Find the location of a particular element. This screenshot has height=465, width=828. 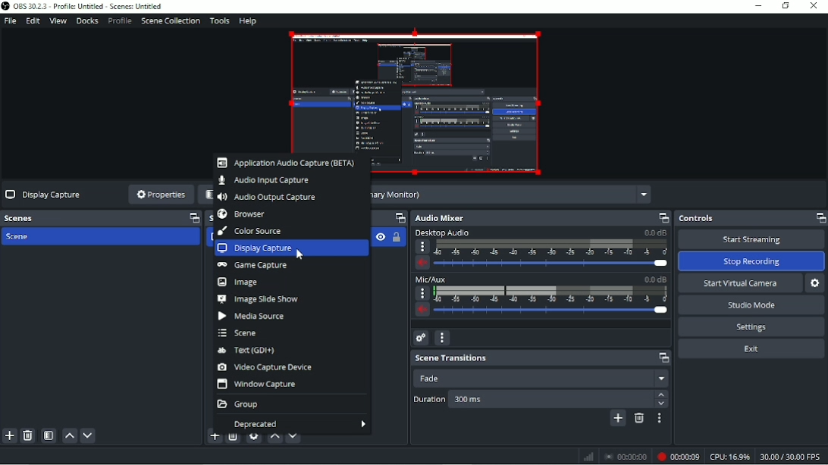

Text is located at coordinates (250, 351).